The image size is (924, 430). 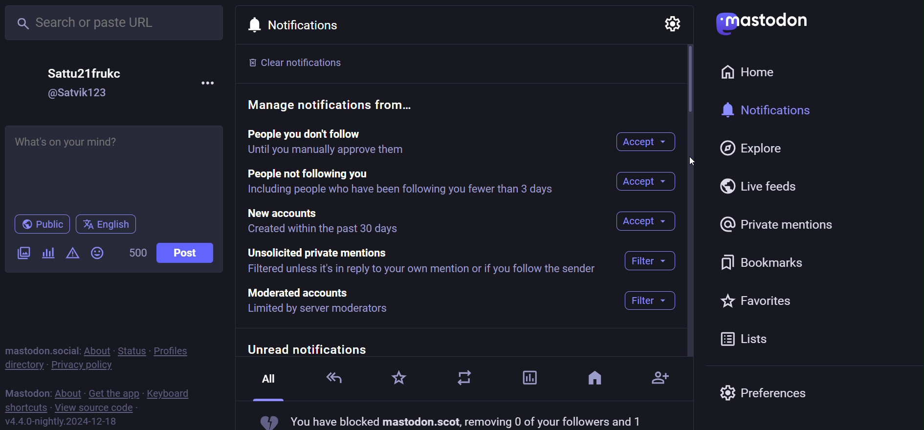 What do you see at coordinates (650, 283) in the screenshot?
I see `filter ` at bounding box center [650, 283].